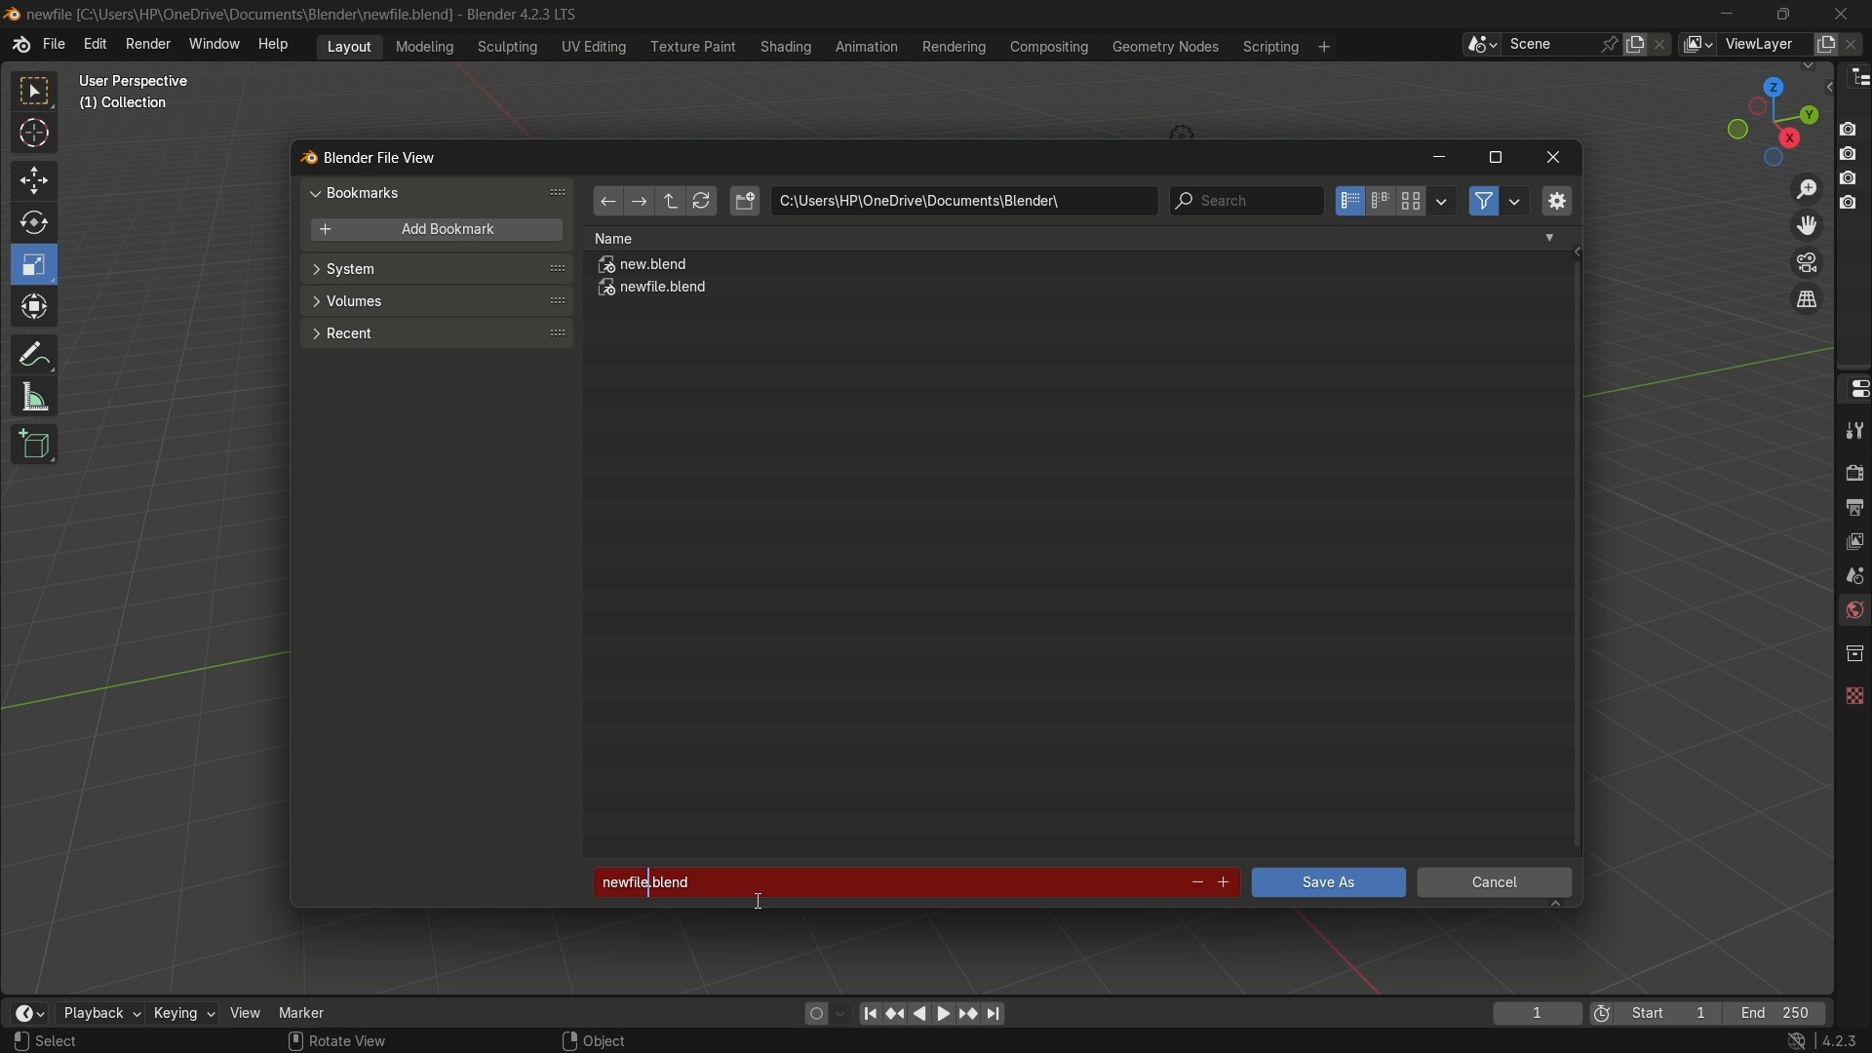  What do you see at coordinates (1194, 884) in the screenshot?
I see `decrement number in file name` at bounding box center [1194, 884].